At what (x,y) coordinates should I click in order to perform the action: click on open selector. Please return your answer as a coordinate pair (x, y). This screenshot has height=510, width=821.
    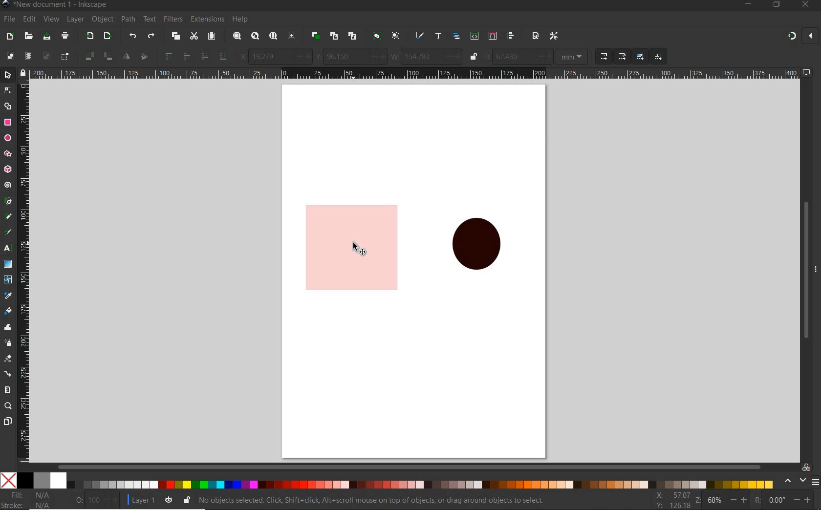
    Looking at the image, I should click on (492, 36).